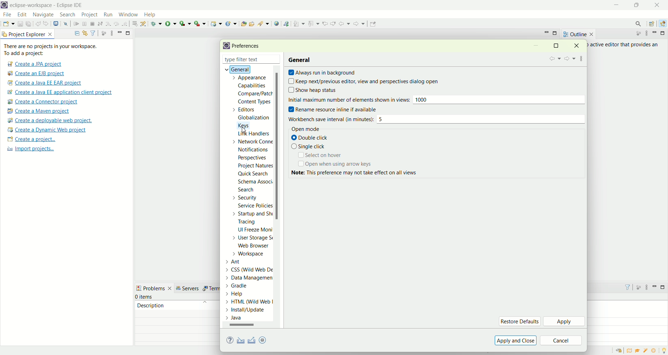 This screenshot has width=668, height=355. What do you see at coordinates (189, 288) in the screenshot?
I see `servers` at bounding box center [189, 288].